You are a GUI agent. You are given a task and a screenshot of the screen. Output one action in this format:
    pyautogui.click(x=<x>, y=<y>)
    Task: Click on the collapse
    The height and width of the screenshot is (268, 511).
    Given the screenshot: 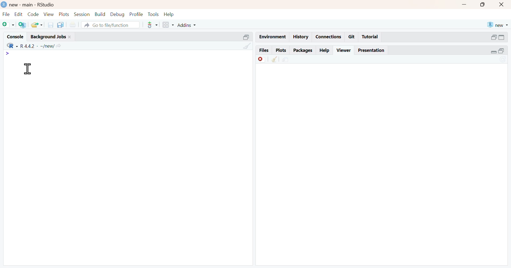 What is the action you would take?
    pyautogui.click(x=247, y=38)
    